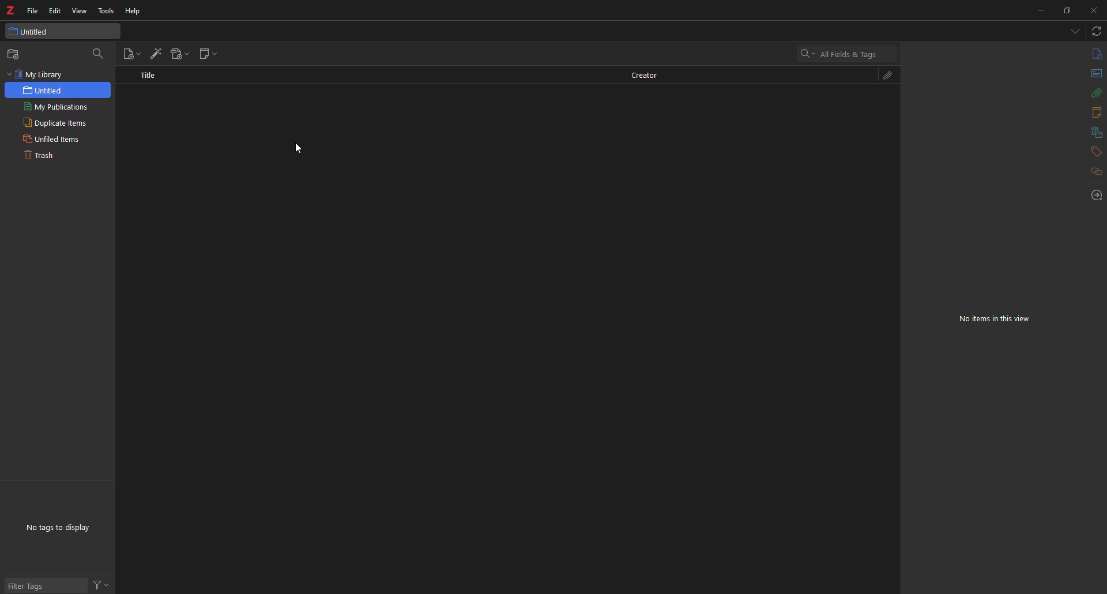 Image resolution: width=1107 pixels, height=594 pixels. I want to click on tools, so click(108, 9).